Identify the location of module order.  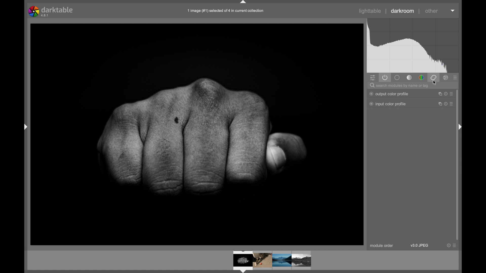
(381, 245).